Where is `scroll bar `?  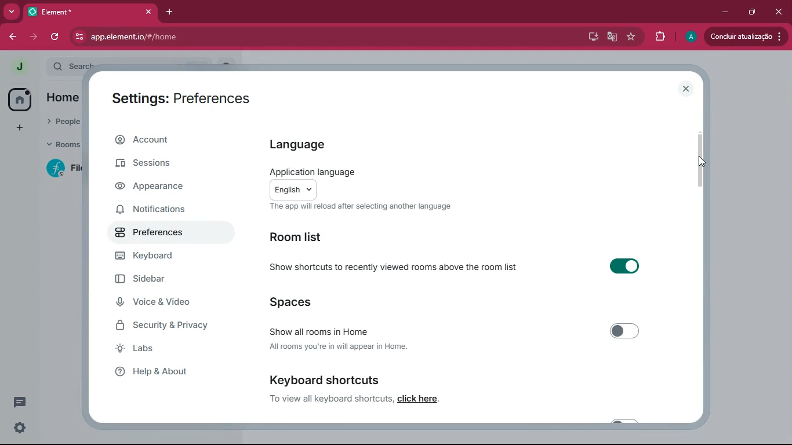
scroll bar  is located at coordinates (705, 157).